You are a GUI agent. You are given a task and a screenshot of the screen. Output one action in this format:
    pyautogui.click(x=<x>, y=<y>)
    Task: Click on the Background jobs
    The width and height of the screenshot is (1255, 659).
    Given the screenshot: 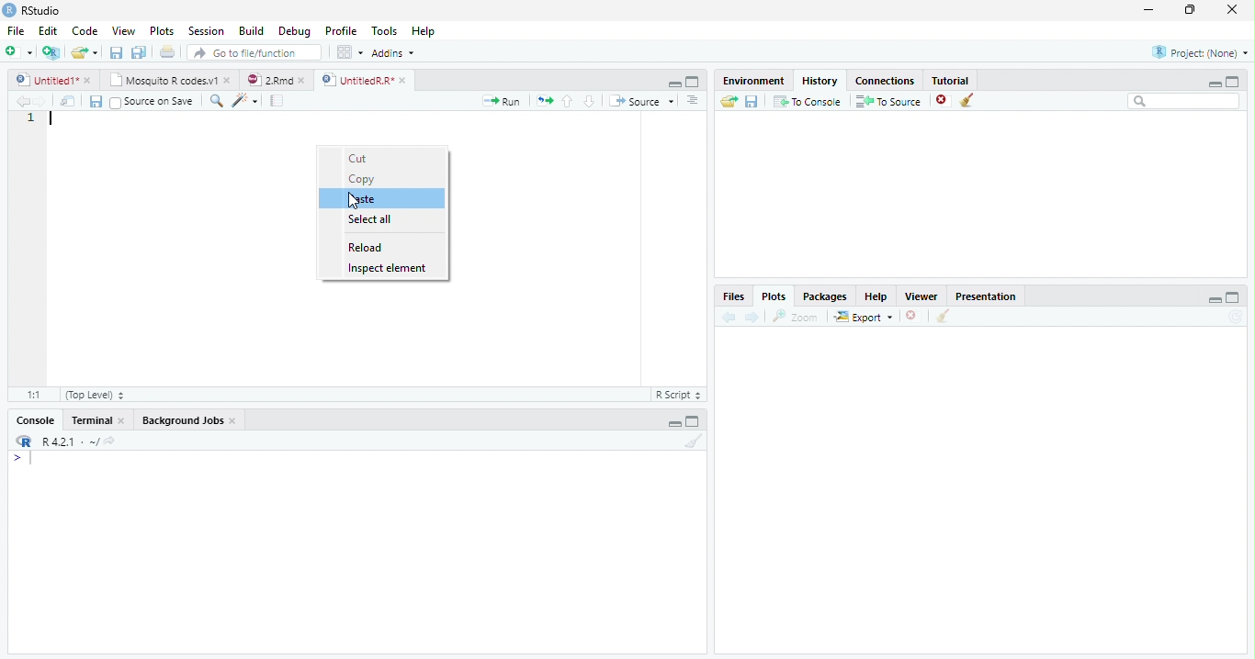 What is the action you would take?
    pyautogui.click(x=189, y=420)
    